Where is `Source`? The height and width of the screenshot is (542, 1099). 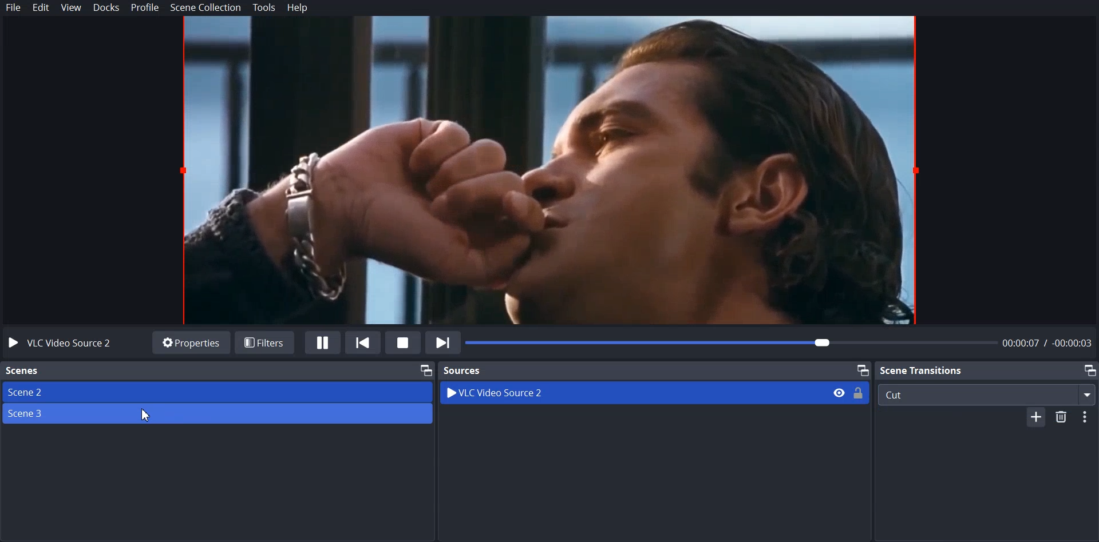 Source is located at coordinates (464, 370).